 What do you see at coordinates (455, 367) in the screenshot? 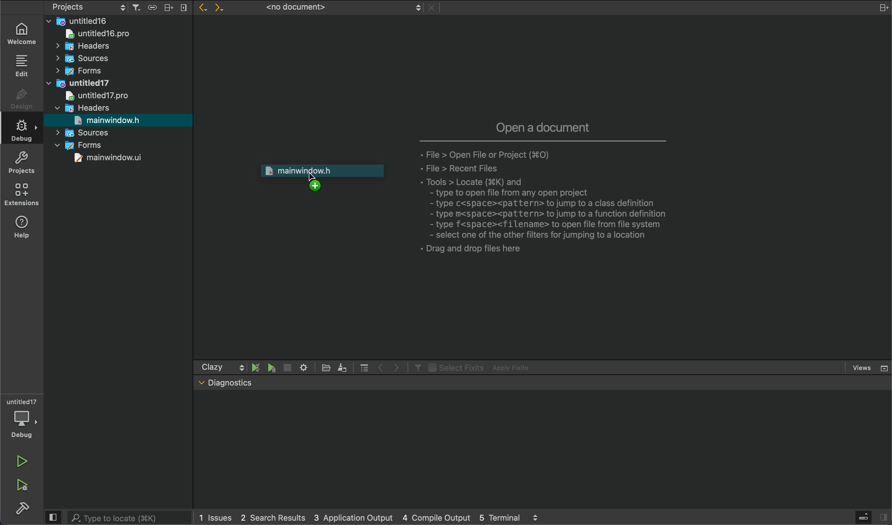
I see `Select fixits` at bounding box center [455, 367].